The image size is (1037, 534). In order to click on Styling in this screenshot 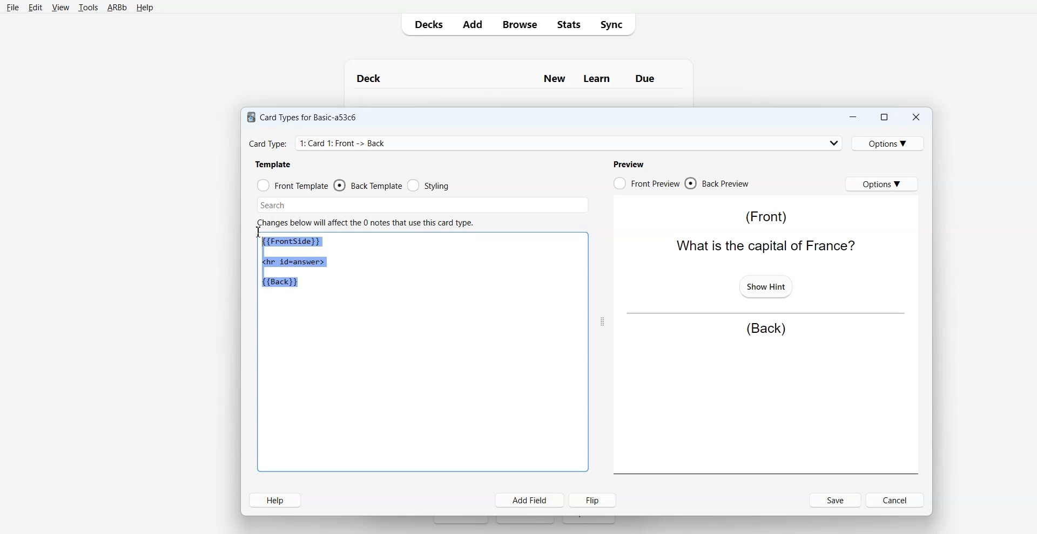, I will do `click(429, 186)`.